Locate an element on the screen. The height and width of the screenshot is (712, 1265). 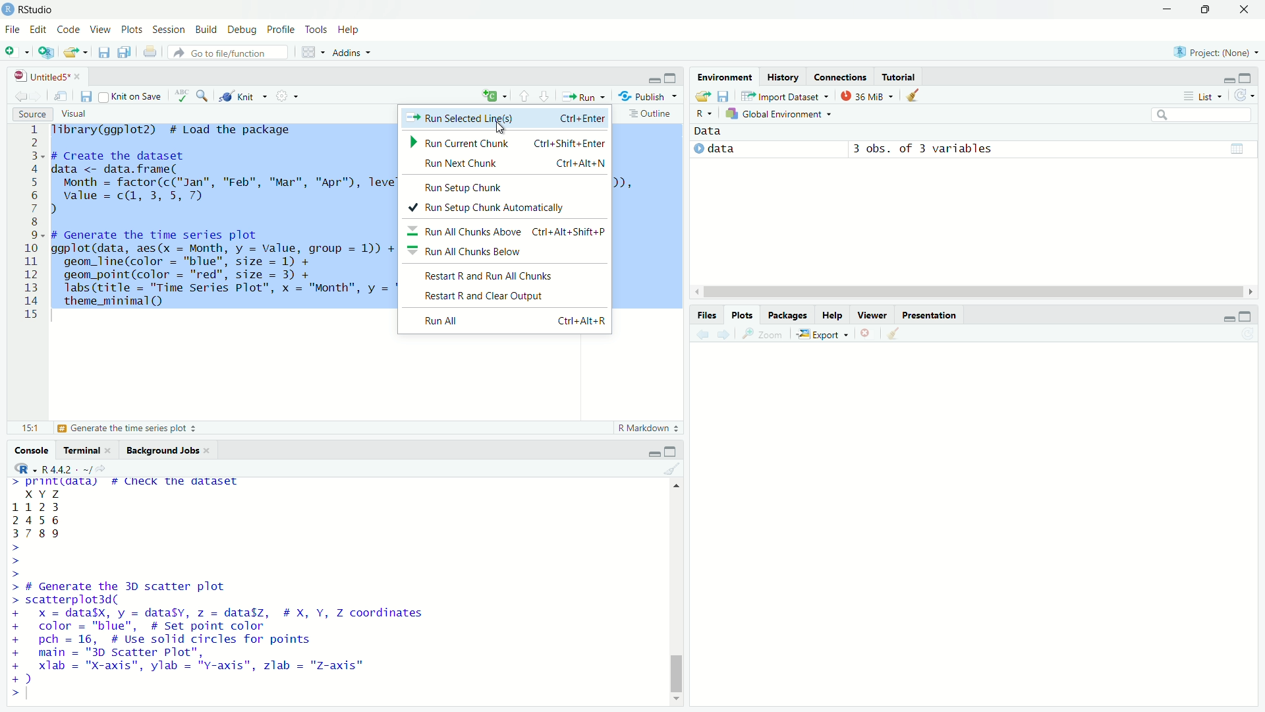
minimize is located at coordinates (1227, 78).